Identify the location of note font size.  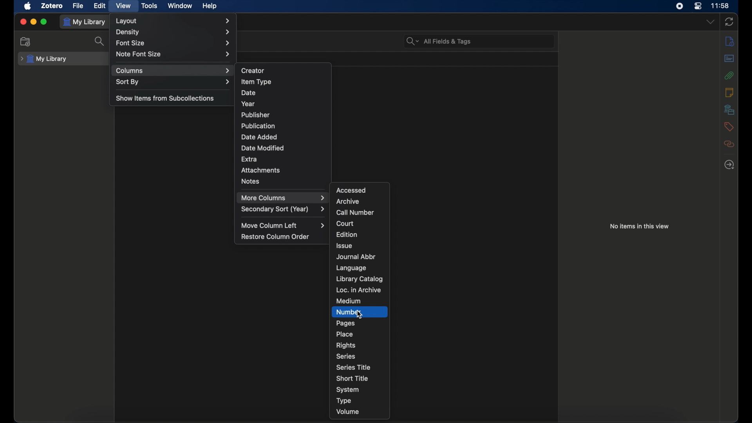
(174, 54).